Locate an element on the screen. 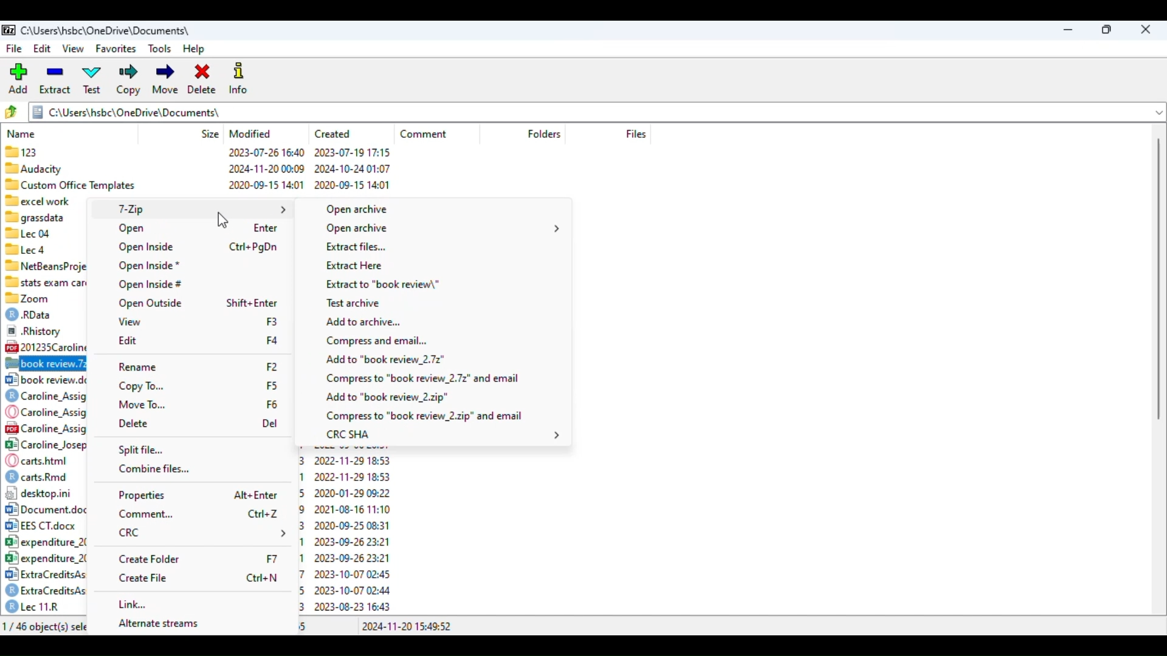 Image resolution: width=1167 pixels, height=656 pixels. delete is located at coordinates (134, 423).